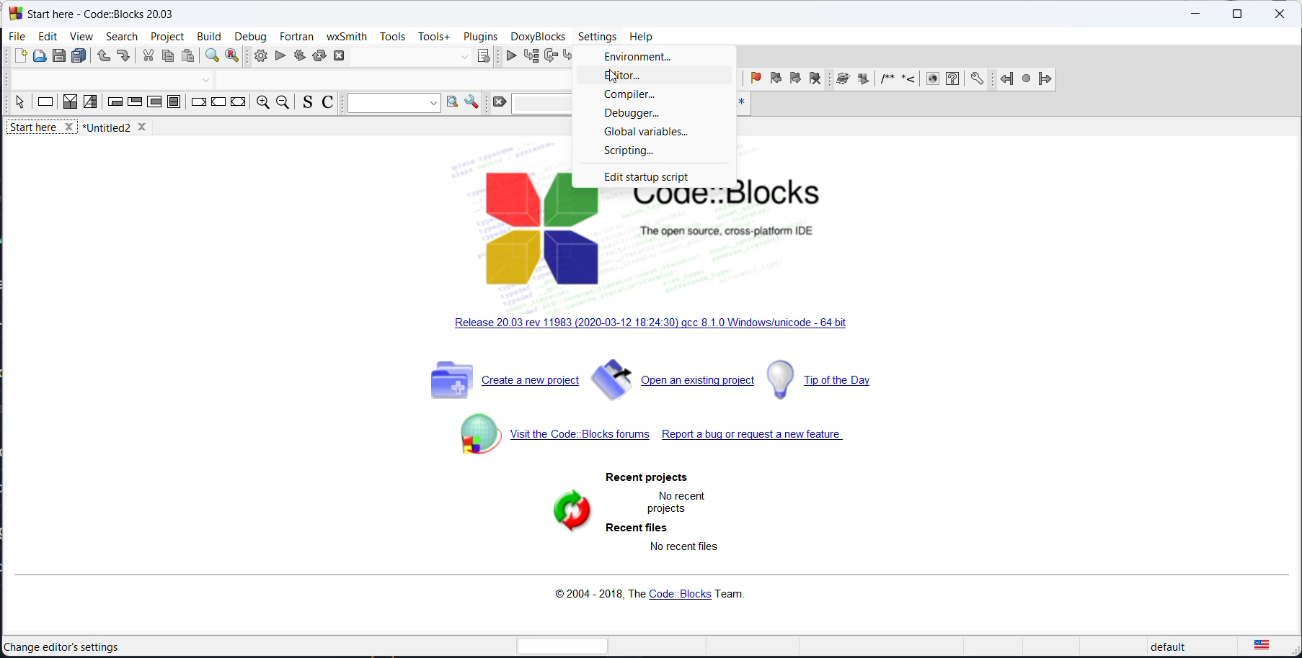 This screenshot has height=658, width=1302. I want to click on next jump, so click(1024, 81).